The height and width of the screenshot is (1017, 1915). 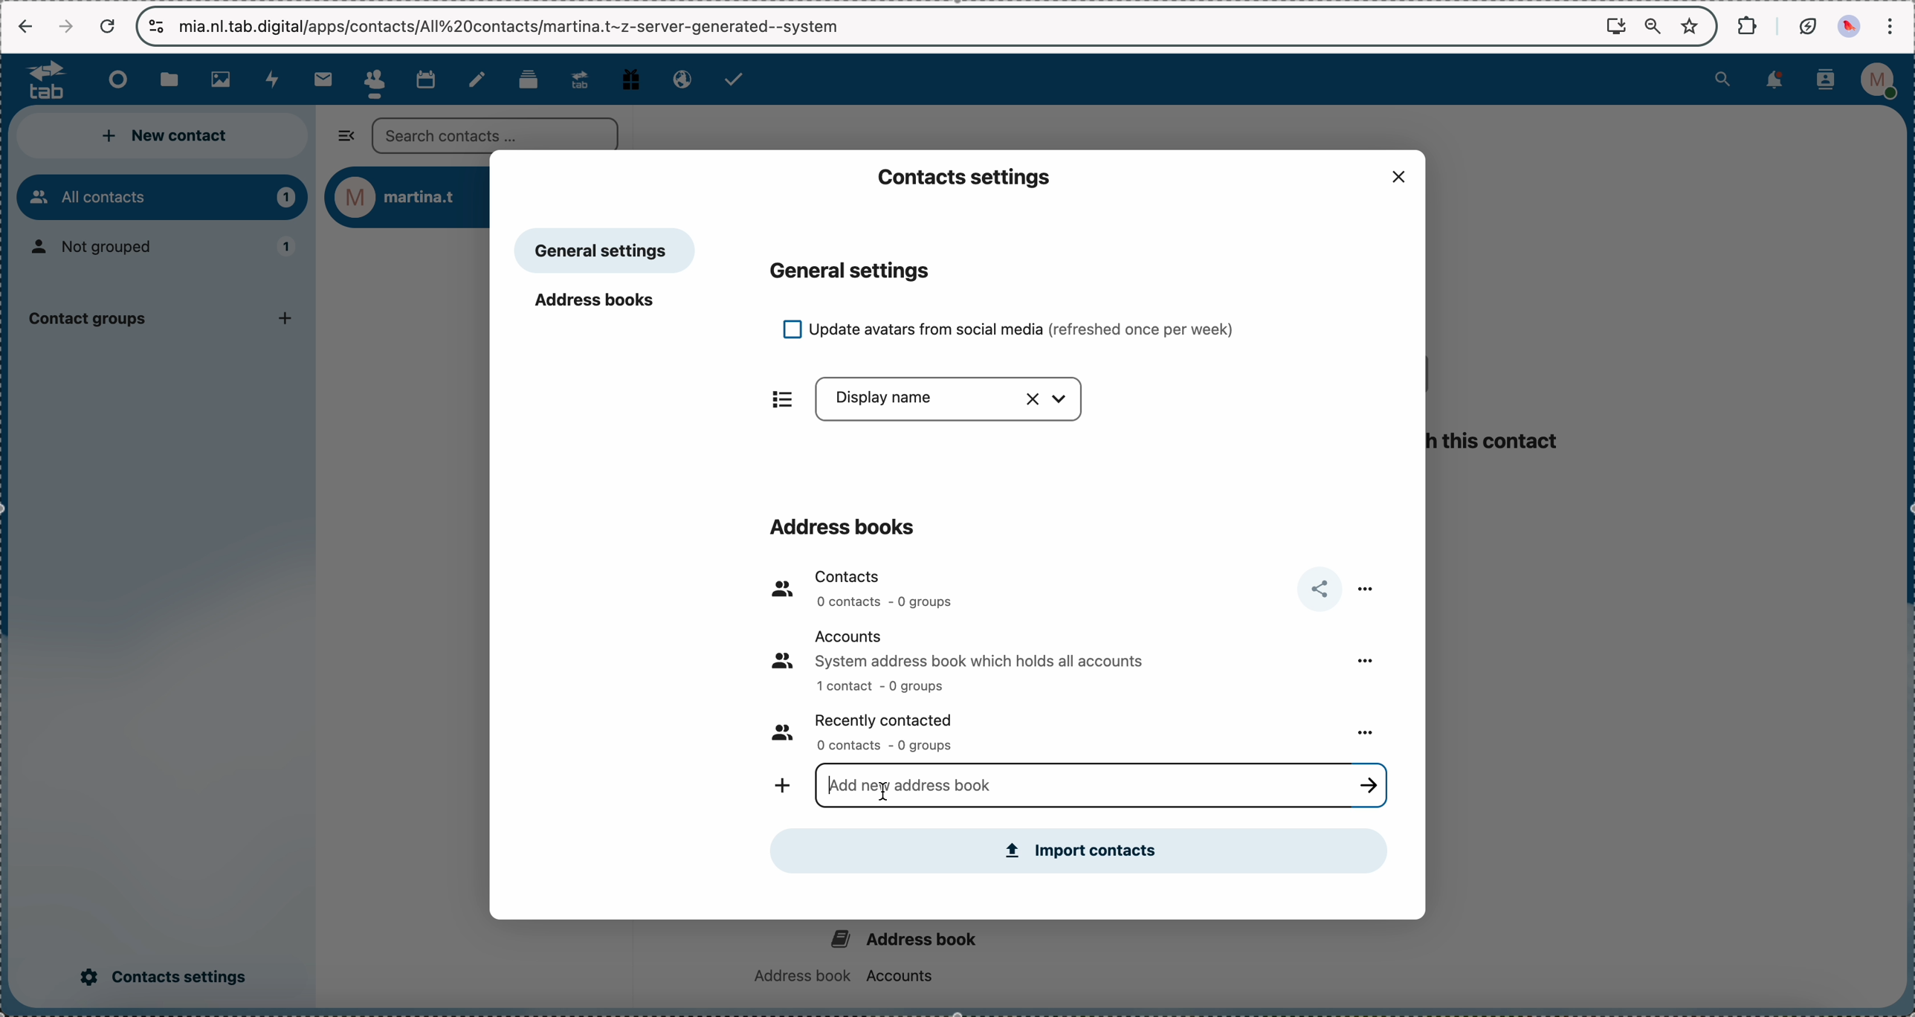 I want to click on upgrade, so click(x=578, y=79).